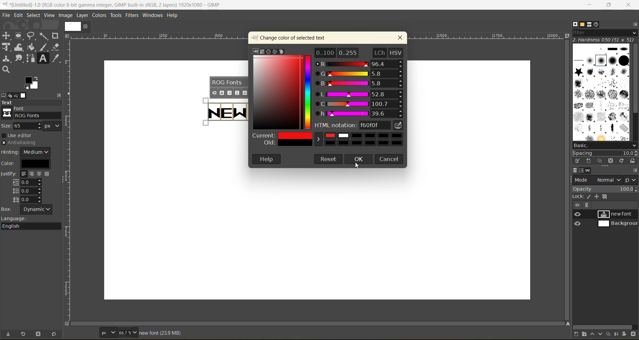 The width and height of the screenshot is (639, 340). I want to click on layer, so click(83, 16).